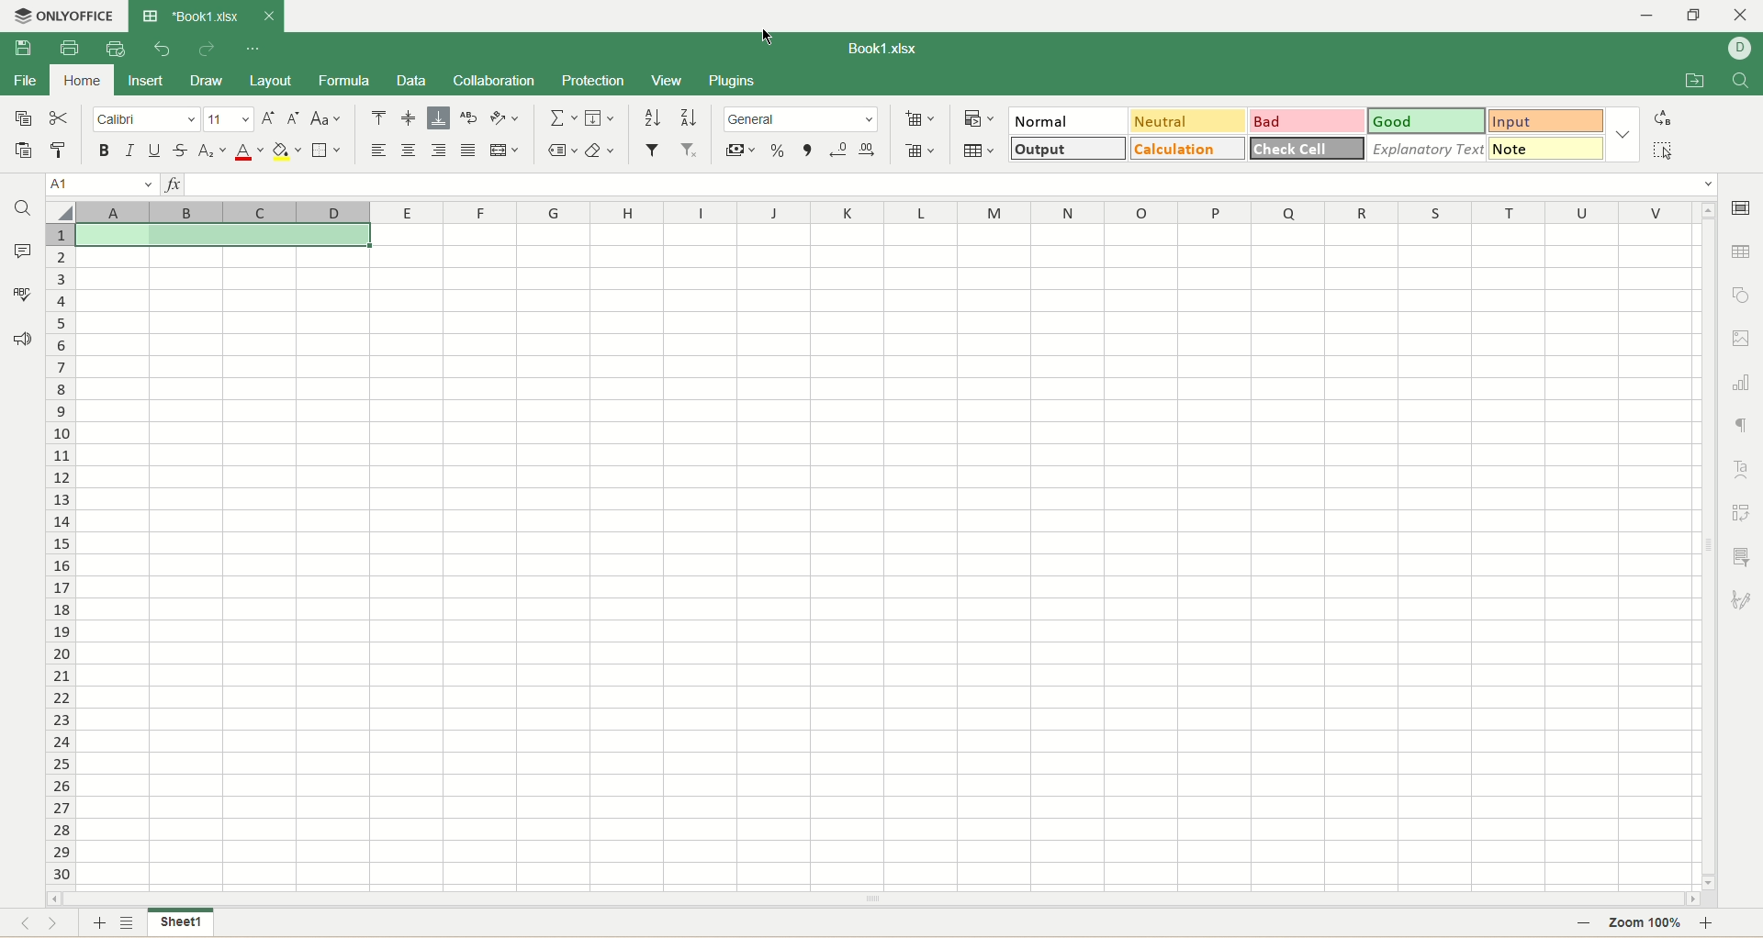  I want to click on select all, so click(1660, 151).